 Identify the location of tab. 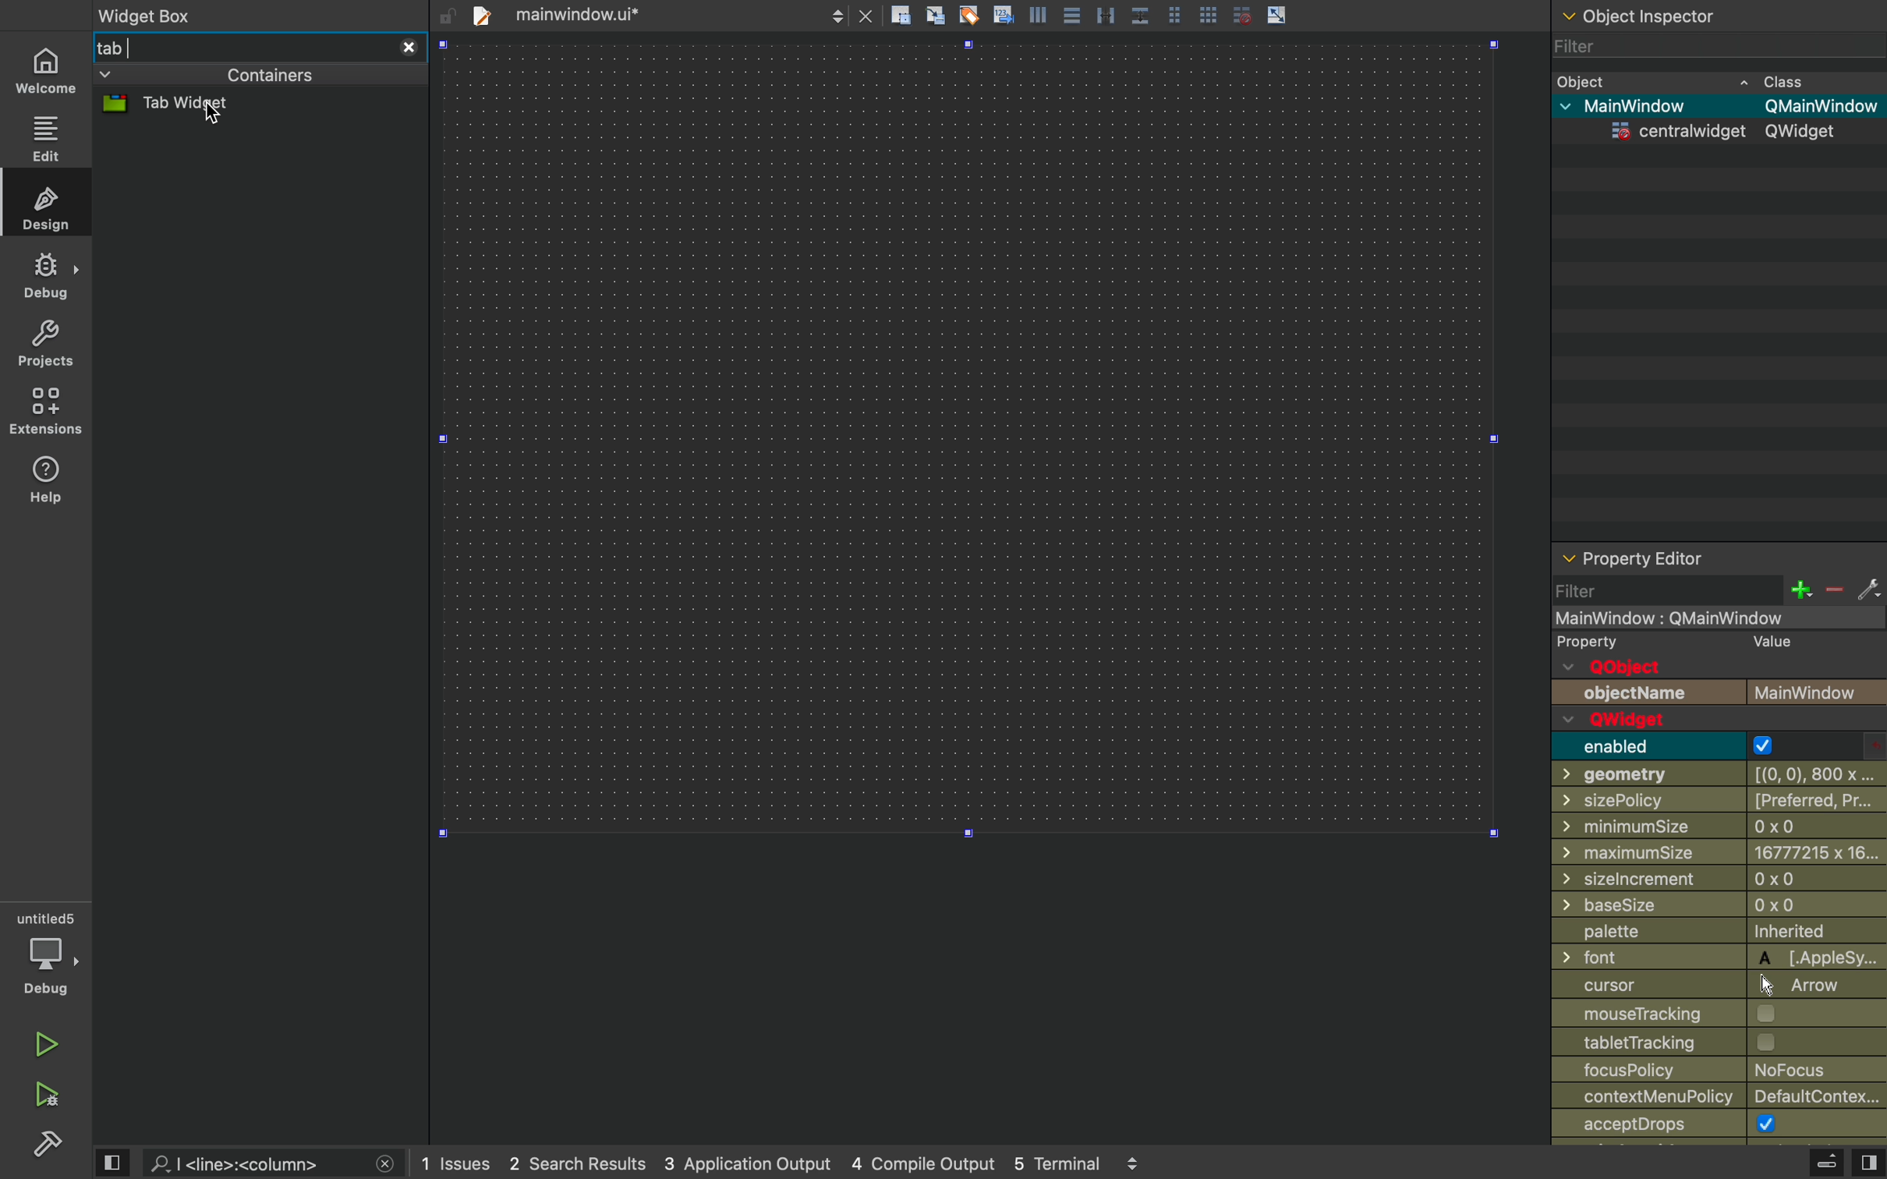
(238, 46).